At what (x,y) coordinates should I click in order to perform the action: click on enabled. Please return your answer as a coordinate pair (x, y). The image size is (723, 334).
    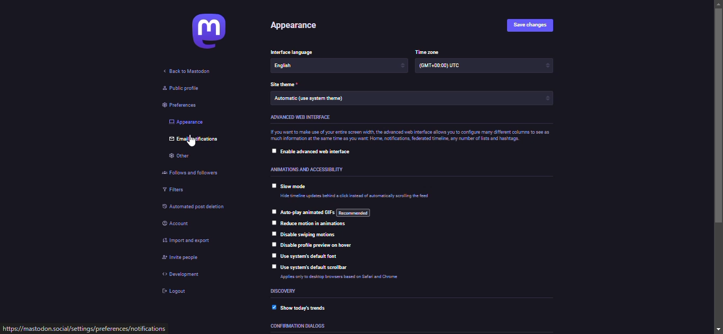
    Looking at the image, I should click on (271, 308).